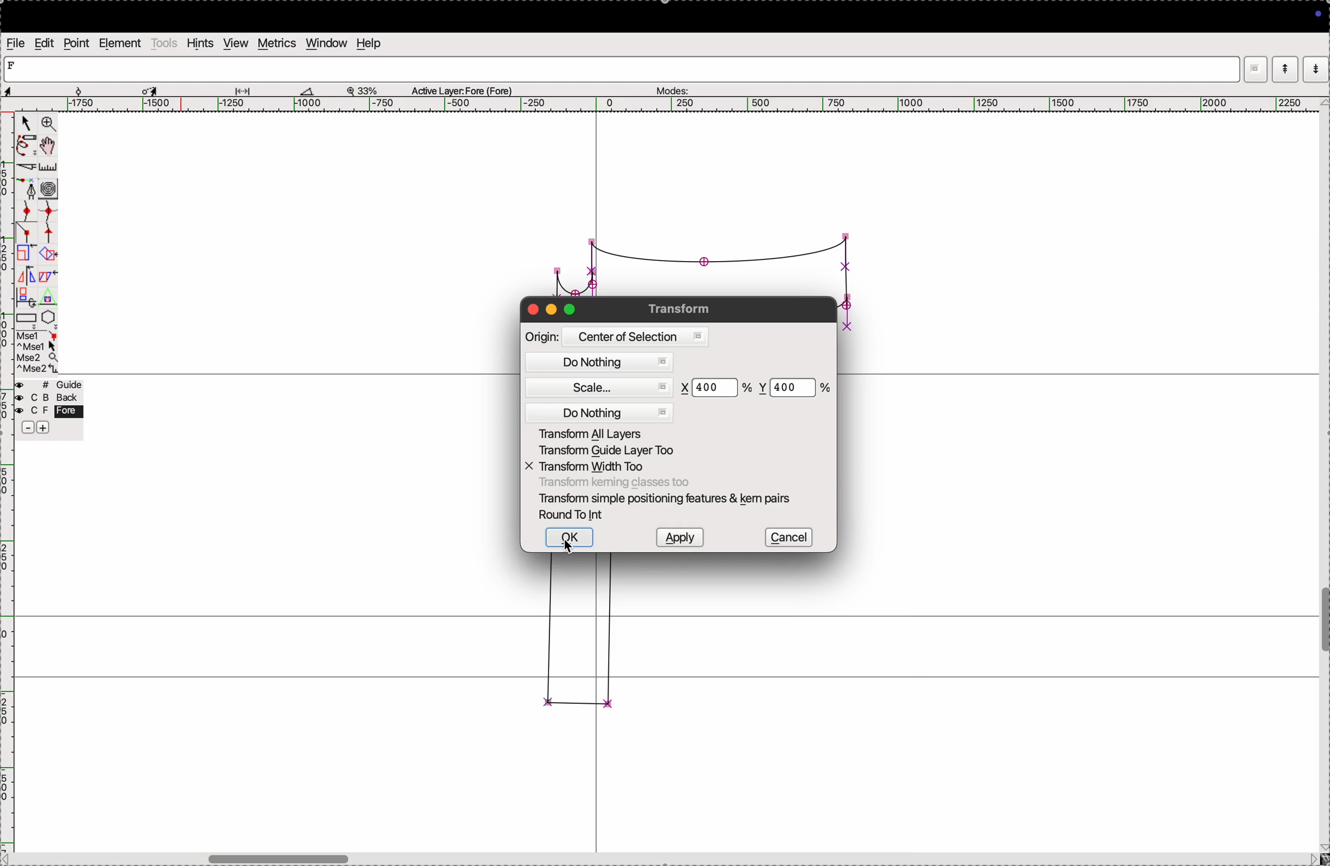  I want to click on toogle, so click(1324, 623).